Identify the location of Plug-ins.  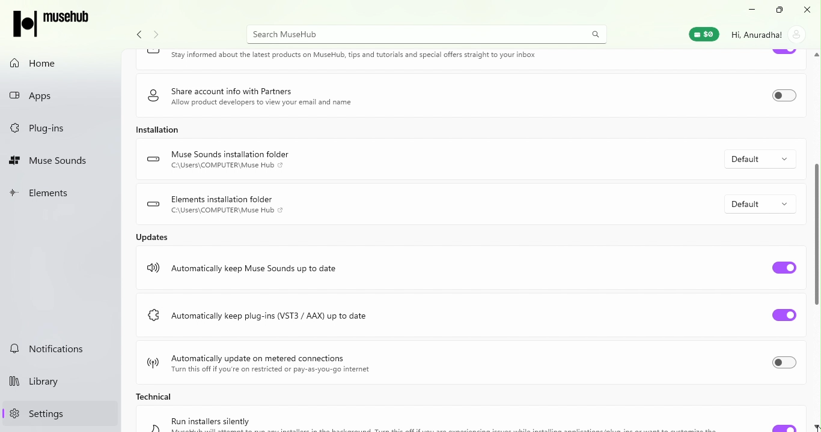
(57, 128).